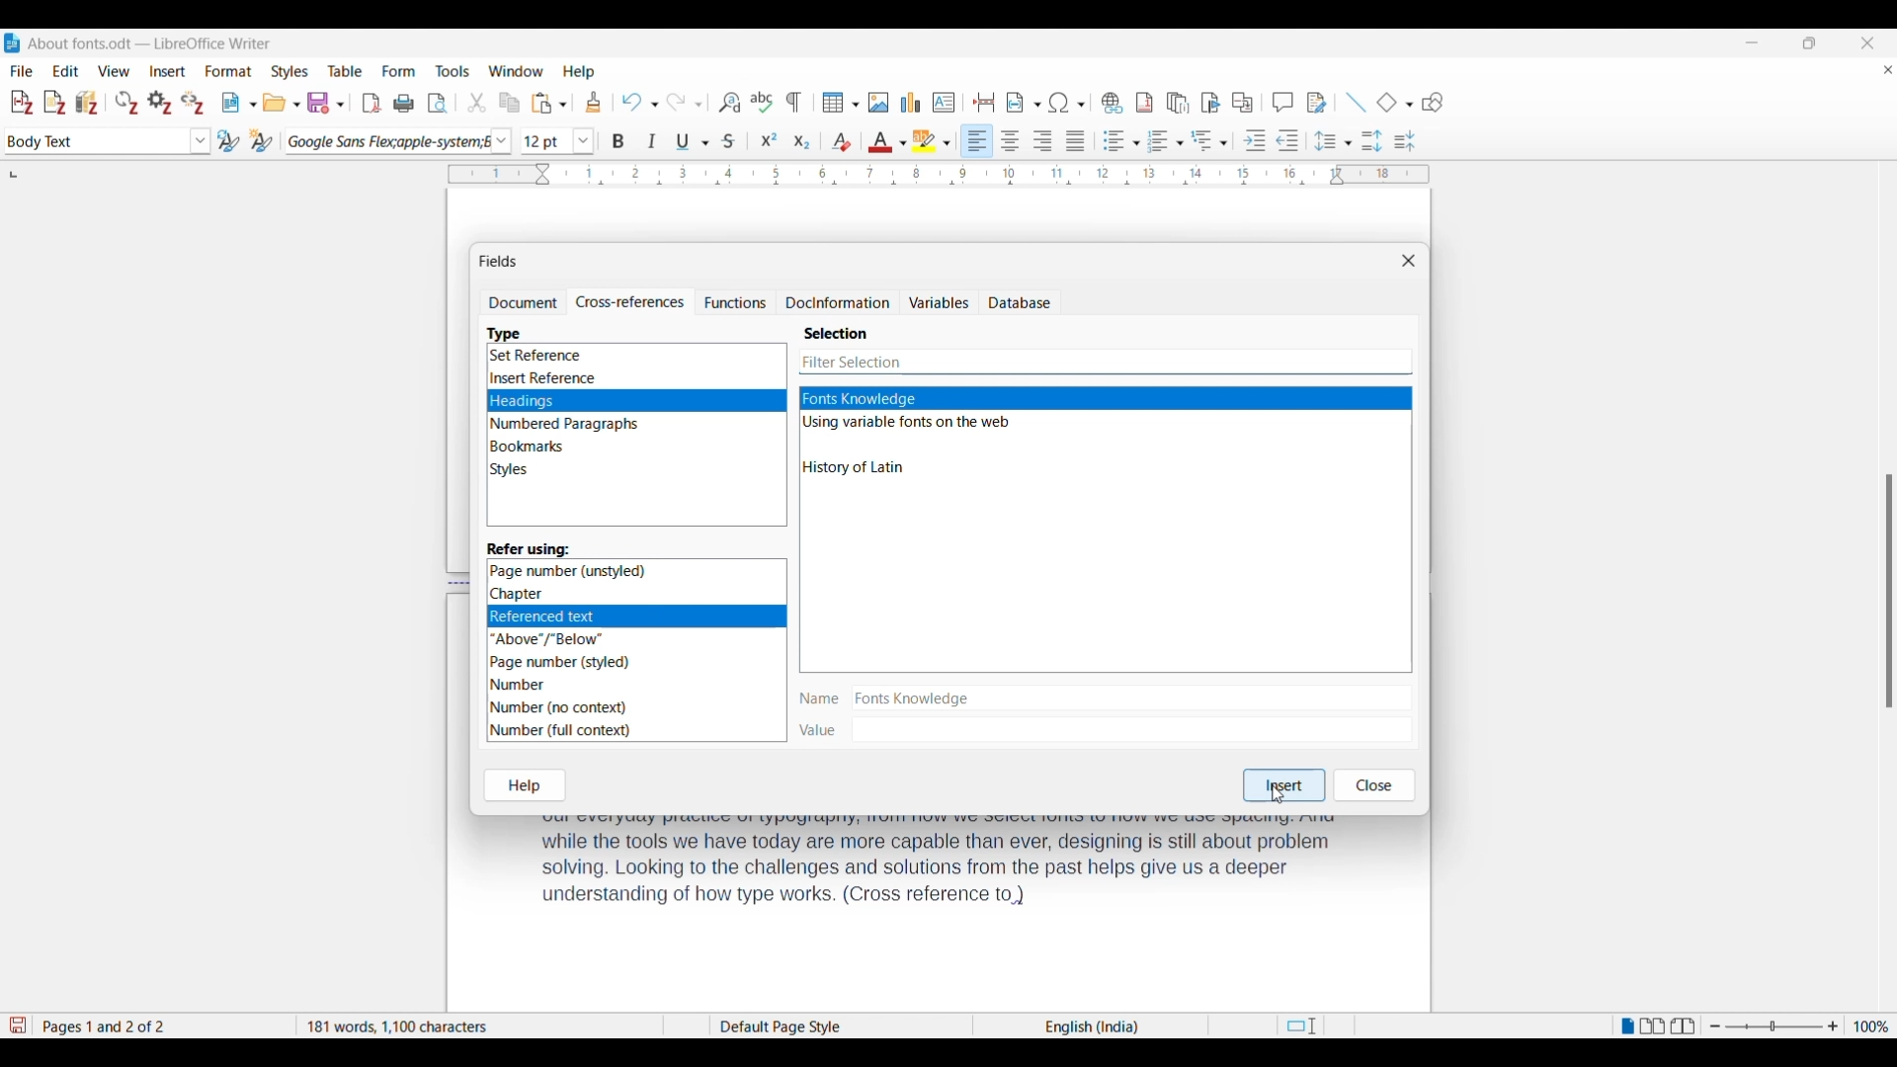  What do you see at coordinates (114, 71) in the screenshot?
I see `View menu` at bounding box center [114, 71].